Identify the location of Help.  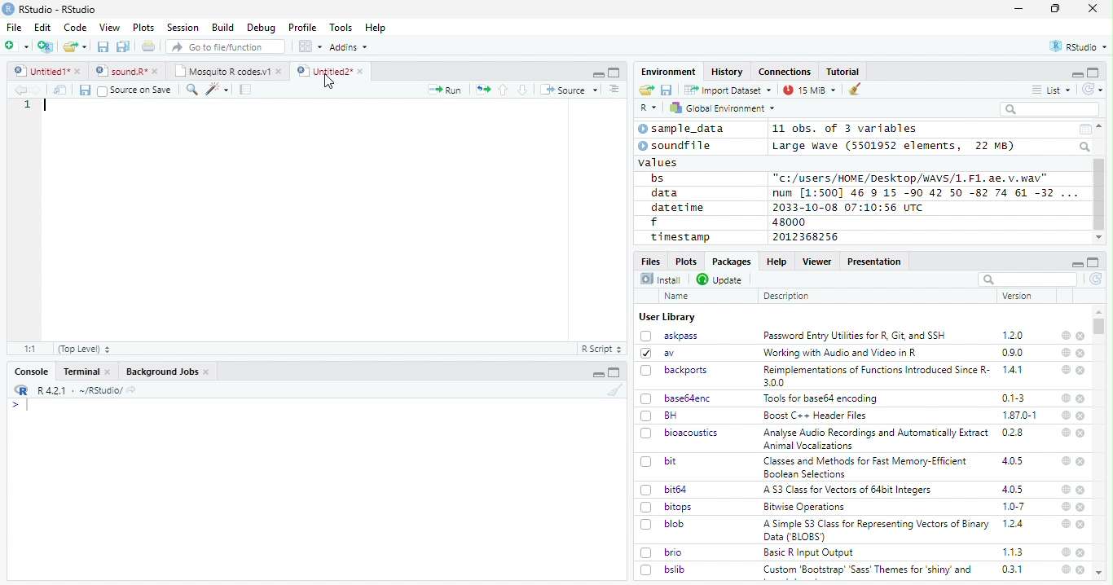
(376, 29).